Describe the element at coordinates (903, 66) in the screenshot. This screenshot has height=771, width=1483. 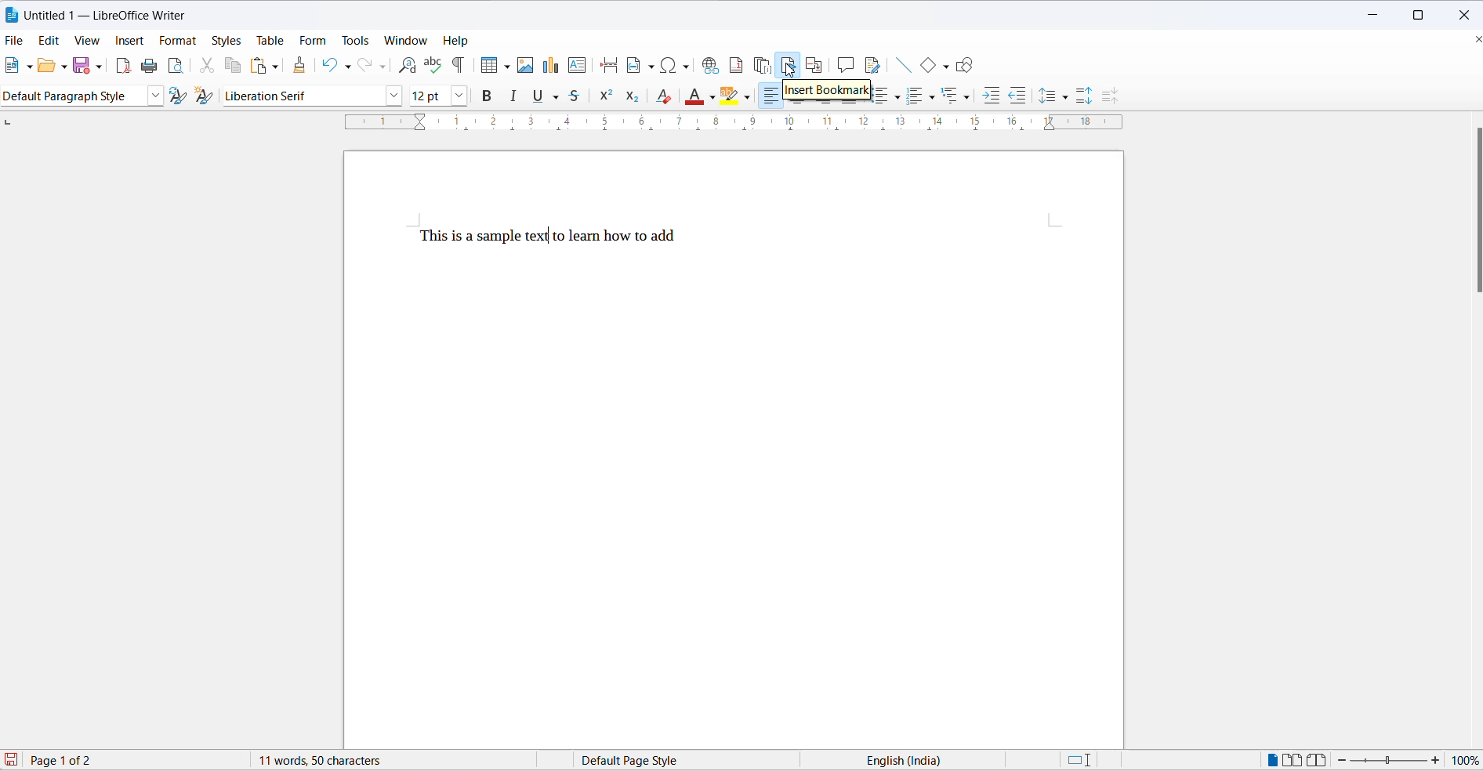
I see `insert line` at that location.